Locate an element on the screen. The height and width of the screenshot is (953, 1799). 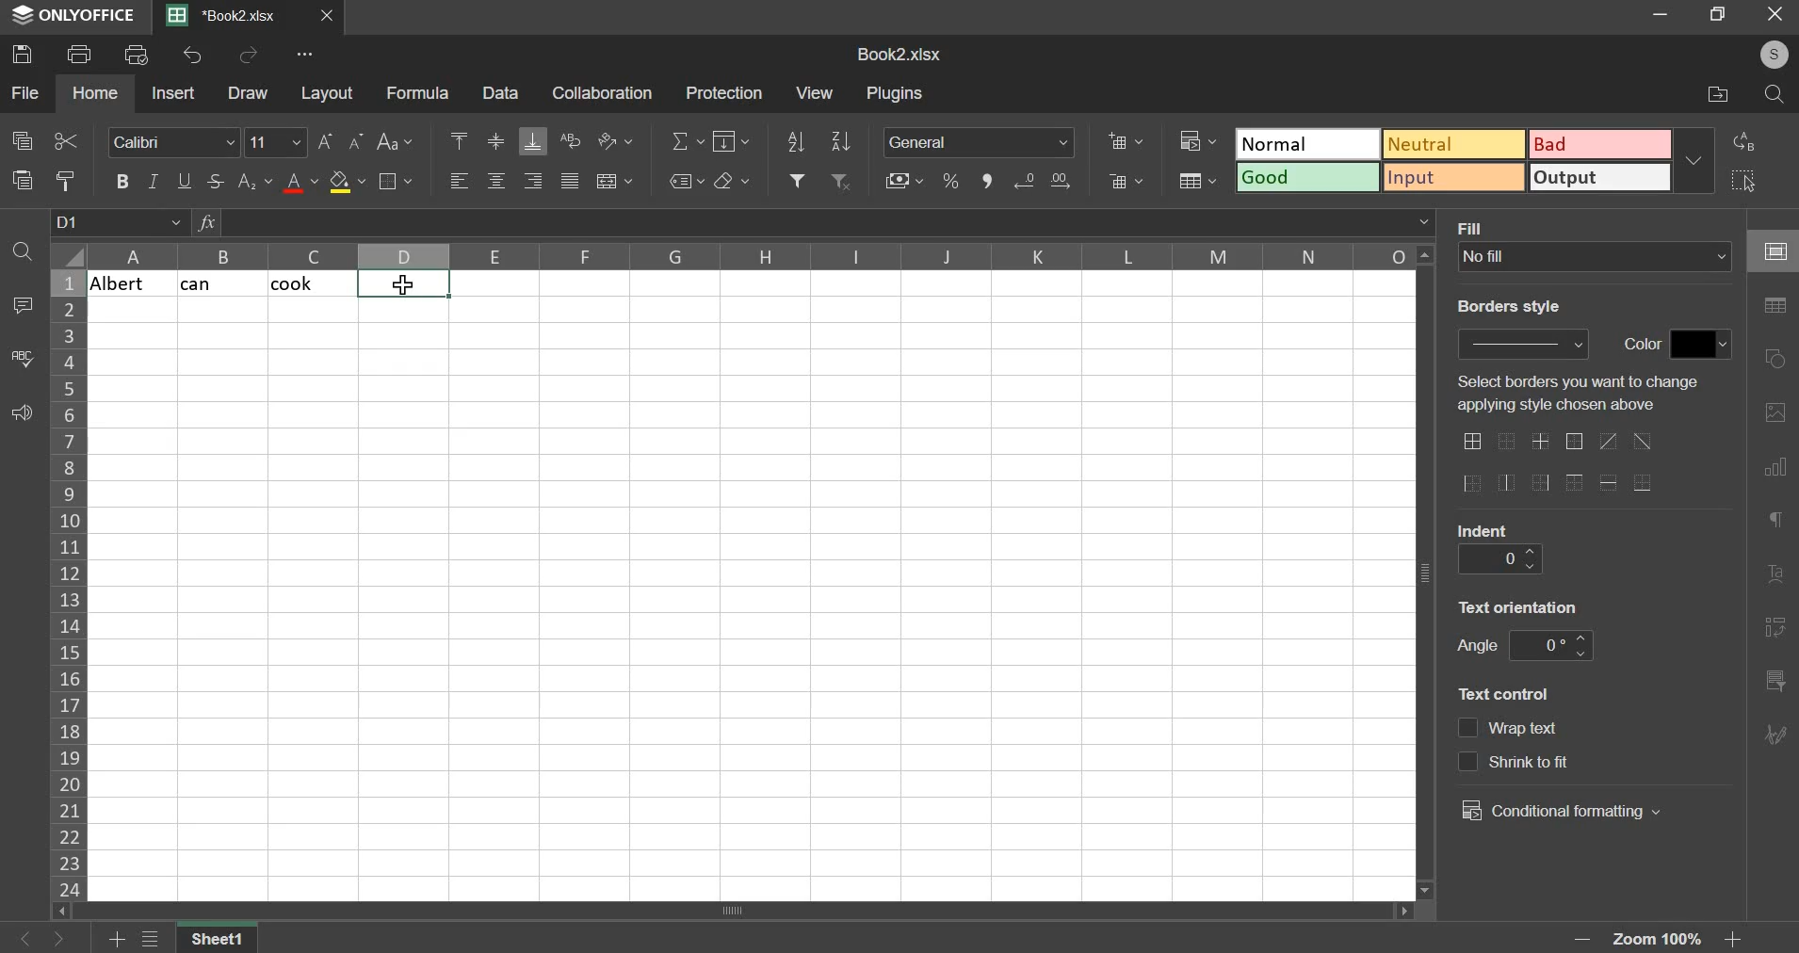
underline is located at coordinates (186, 181).